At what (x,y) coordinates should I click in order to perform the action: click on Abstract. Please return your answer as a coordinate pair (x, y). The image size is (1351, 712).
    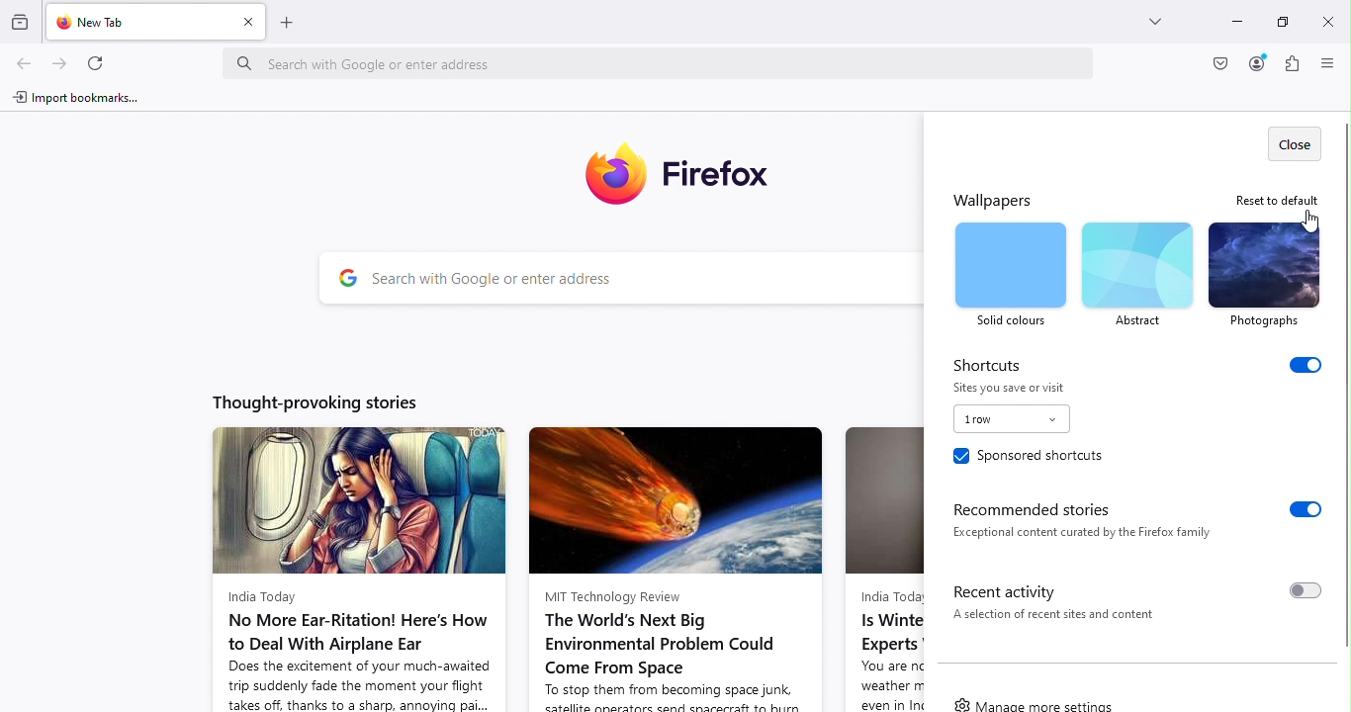
    Looking at the image, I should click on (1137, 274).